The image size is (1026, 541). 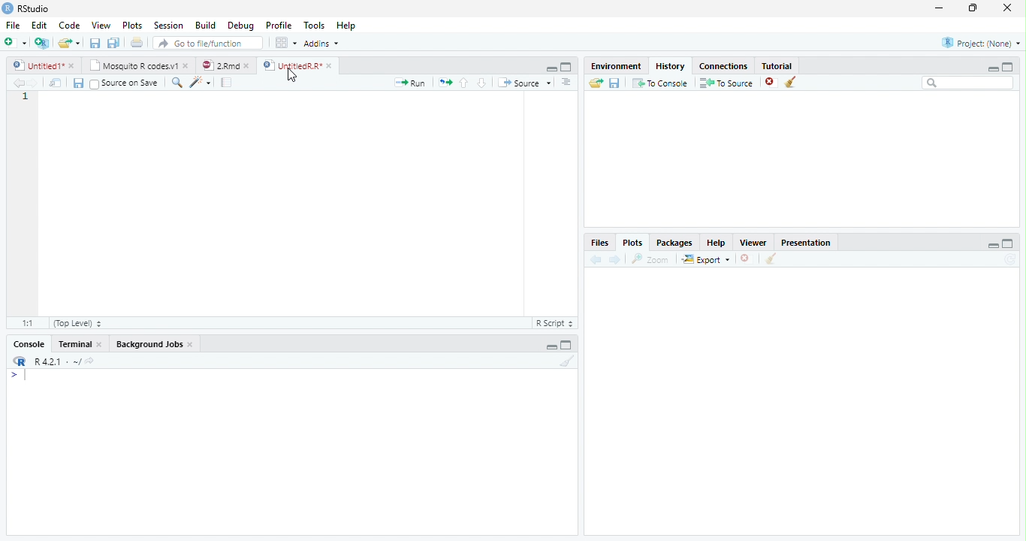 What do you see at coordinates (138, 44) in the screenshot?
I see `Print` at bounding box center [138, 44].